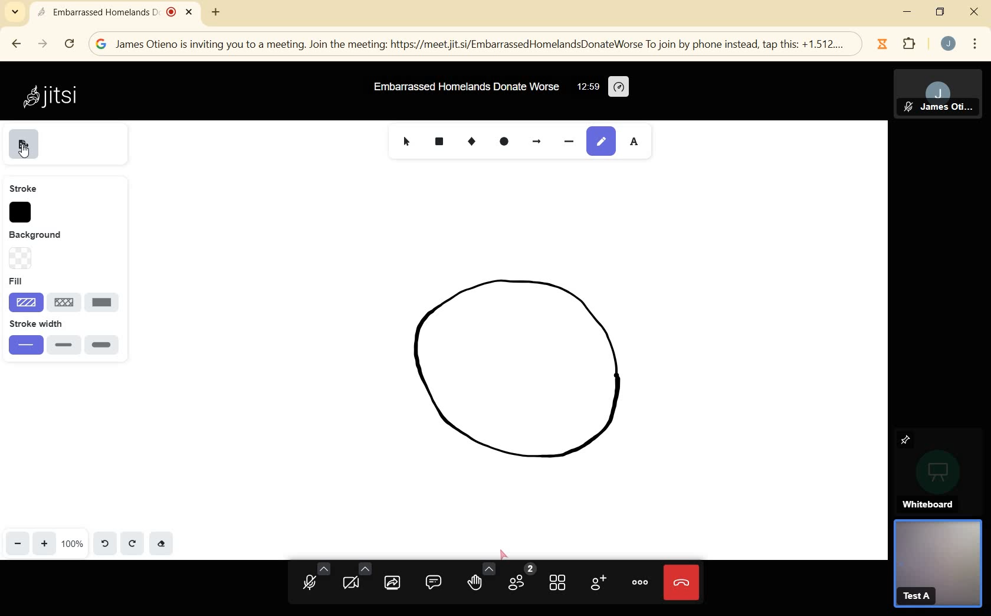 The width and height of the screenshot is (991, 616). I want to click on zoom factor, so click(73, 545).